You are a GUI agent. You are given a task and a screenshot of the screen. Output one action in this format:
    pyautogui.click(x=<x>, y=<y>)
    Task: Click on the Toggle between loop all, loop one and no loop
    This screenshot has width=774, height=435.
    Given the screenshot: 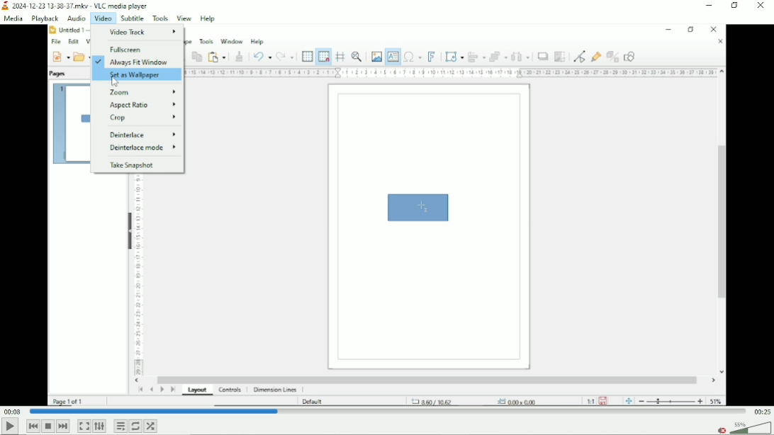 What is the action you would take?
    pyautogui.click(x=135, y=426)
    